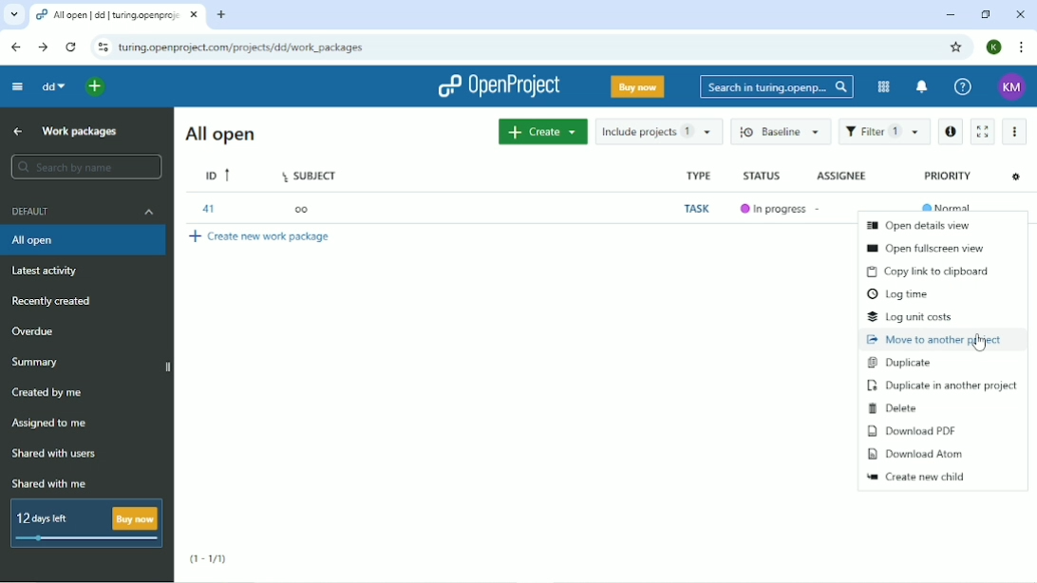  What do you see at coordinates (1016, 178) in the screenshot?
I see `Configure view` at bounding box center [1016, 178].